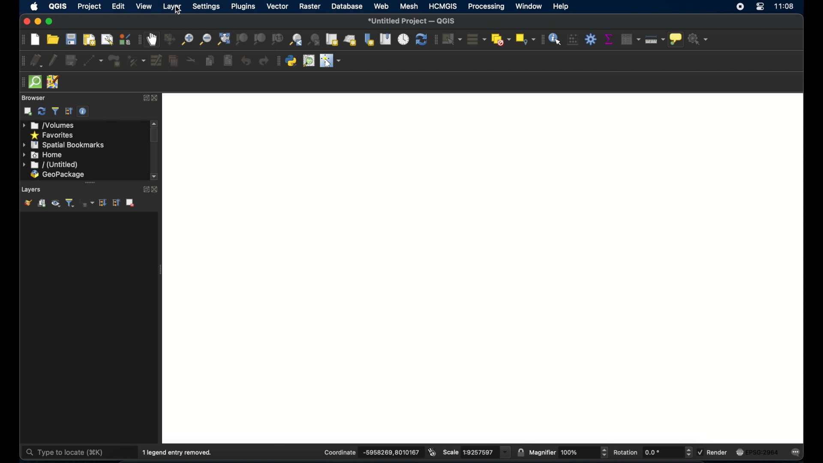 Image resolution: width=823 pixels, height=463 pixels. I want to click on expand all, so click(103, 203).